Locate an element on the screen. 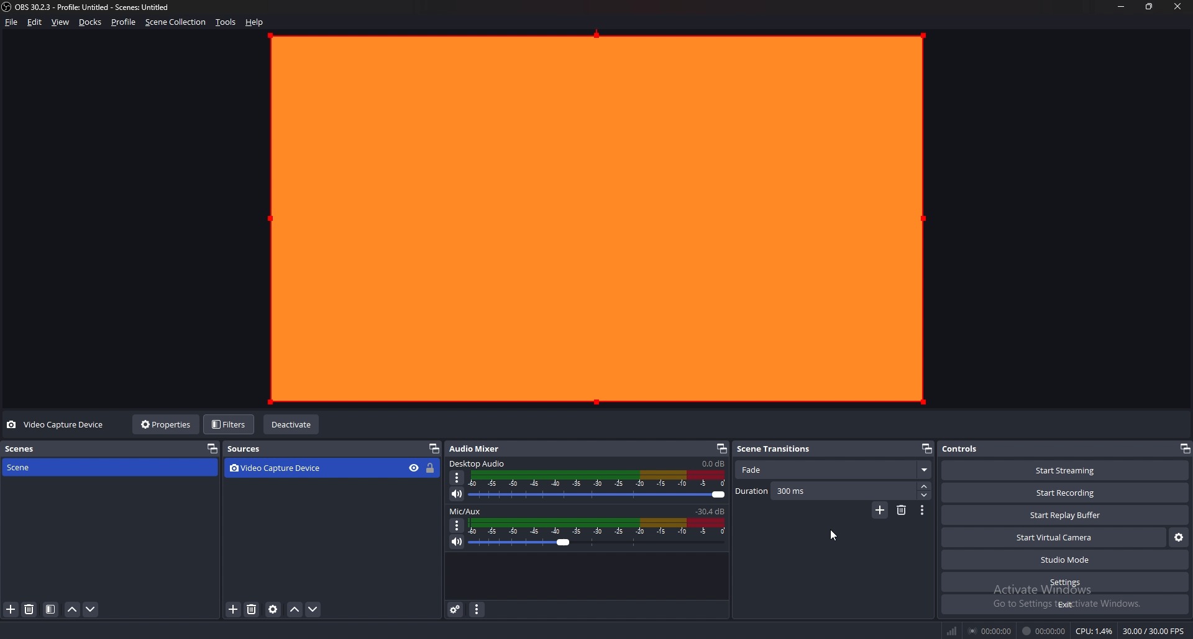  transition properties is located at coordinates (921, 510).